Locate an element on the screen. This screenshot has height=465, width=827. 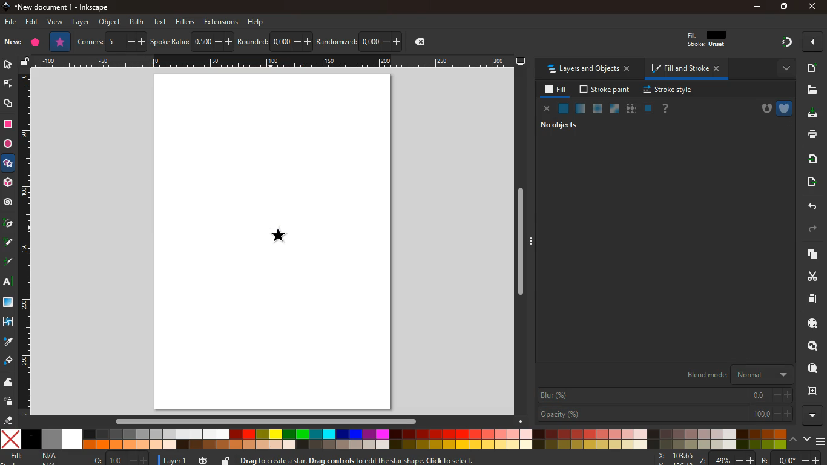
flat color is located at coordinates (558, 134).